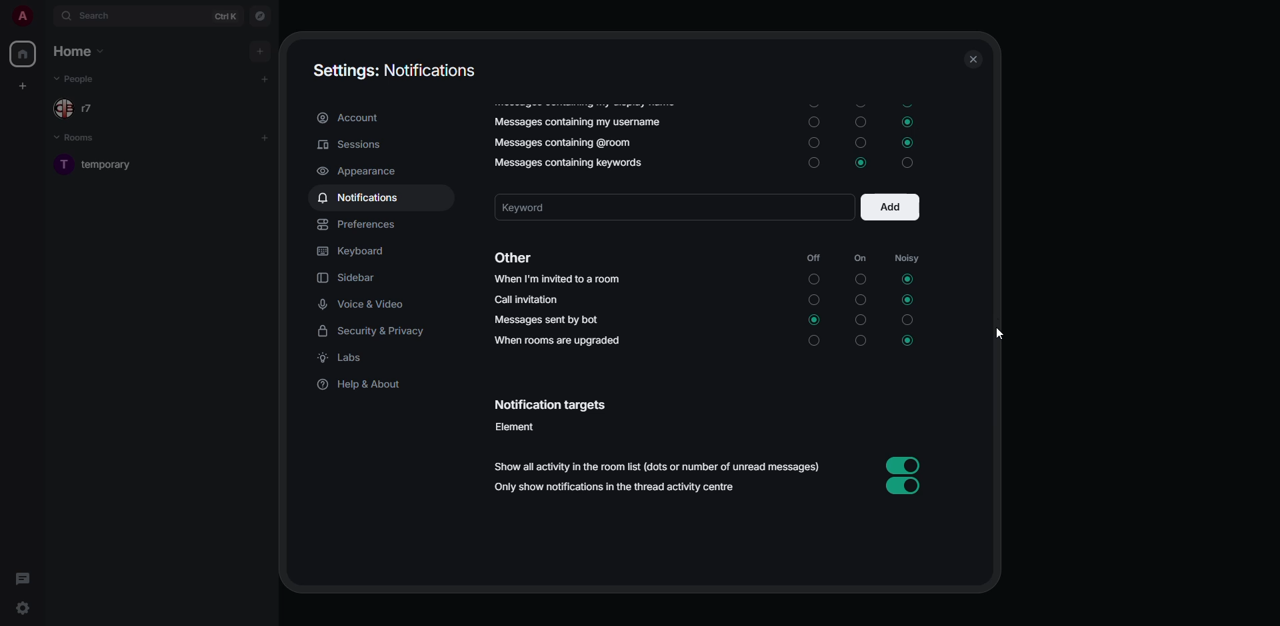  Describe the element at coordinates (23, 55) in the screenshot. I see `home` at that location.